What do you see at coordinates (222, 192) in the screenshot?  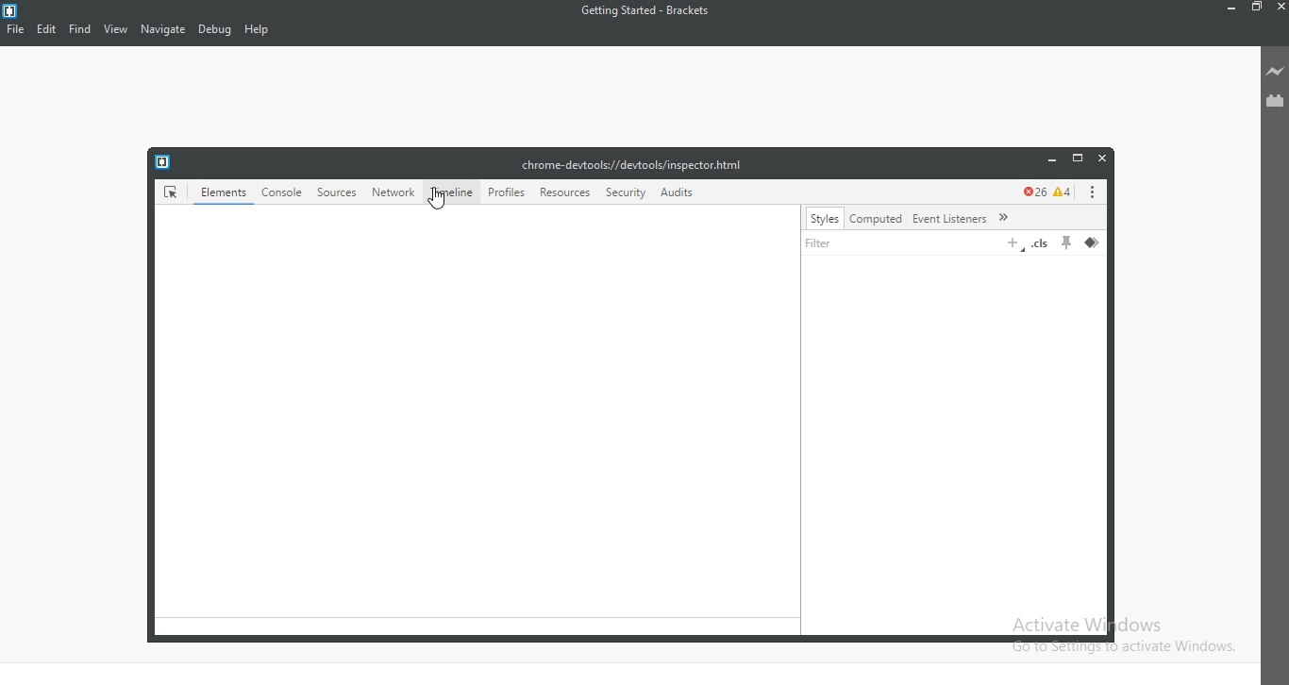 I see `Elements` at bounding box center [222, 192].